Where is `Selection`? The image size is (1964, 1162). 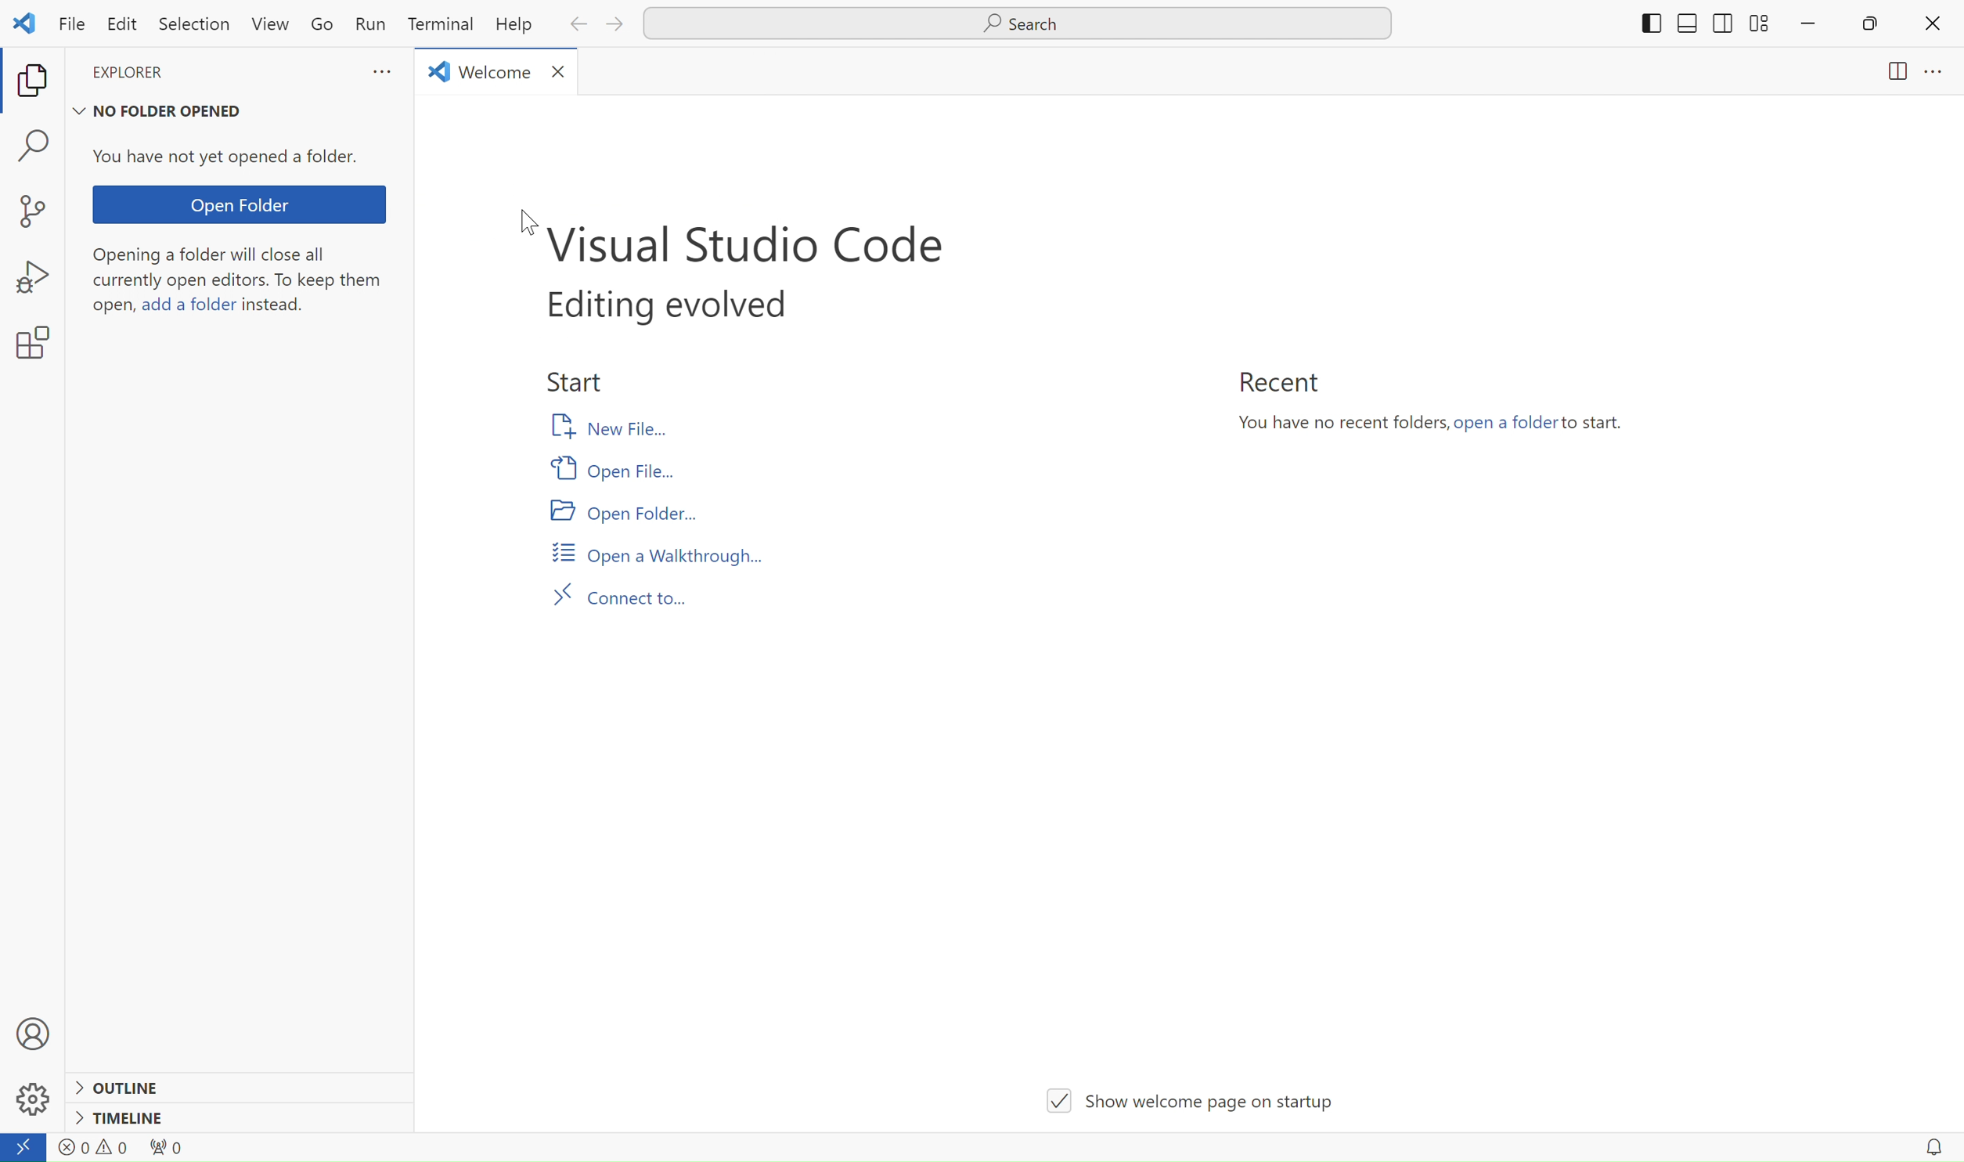
Selection is located at coordinates (198, 27).